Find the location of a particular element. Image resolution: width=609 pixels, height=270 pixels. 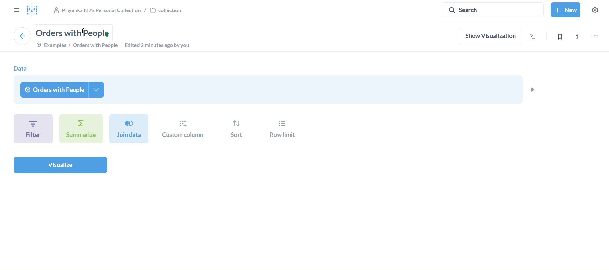

examples/orders with prople  is located at coordinates (77, 46).